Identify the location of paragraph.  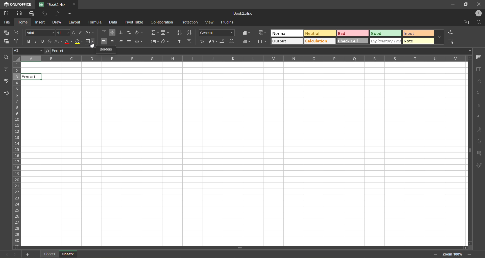
(479, 118).